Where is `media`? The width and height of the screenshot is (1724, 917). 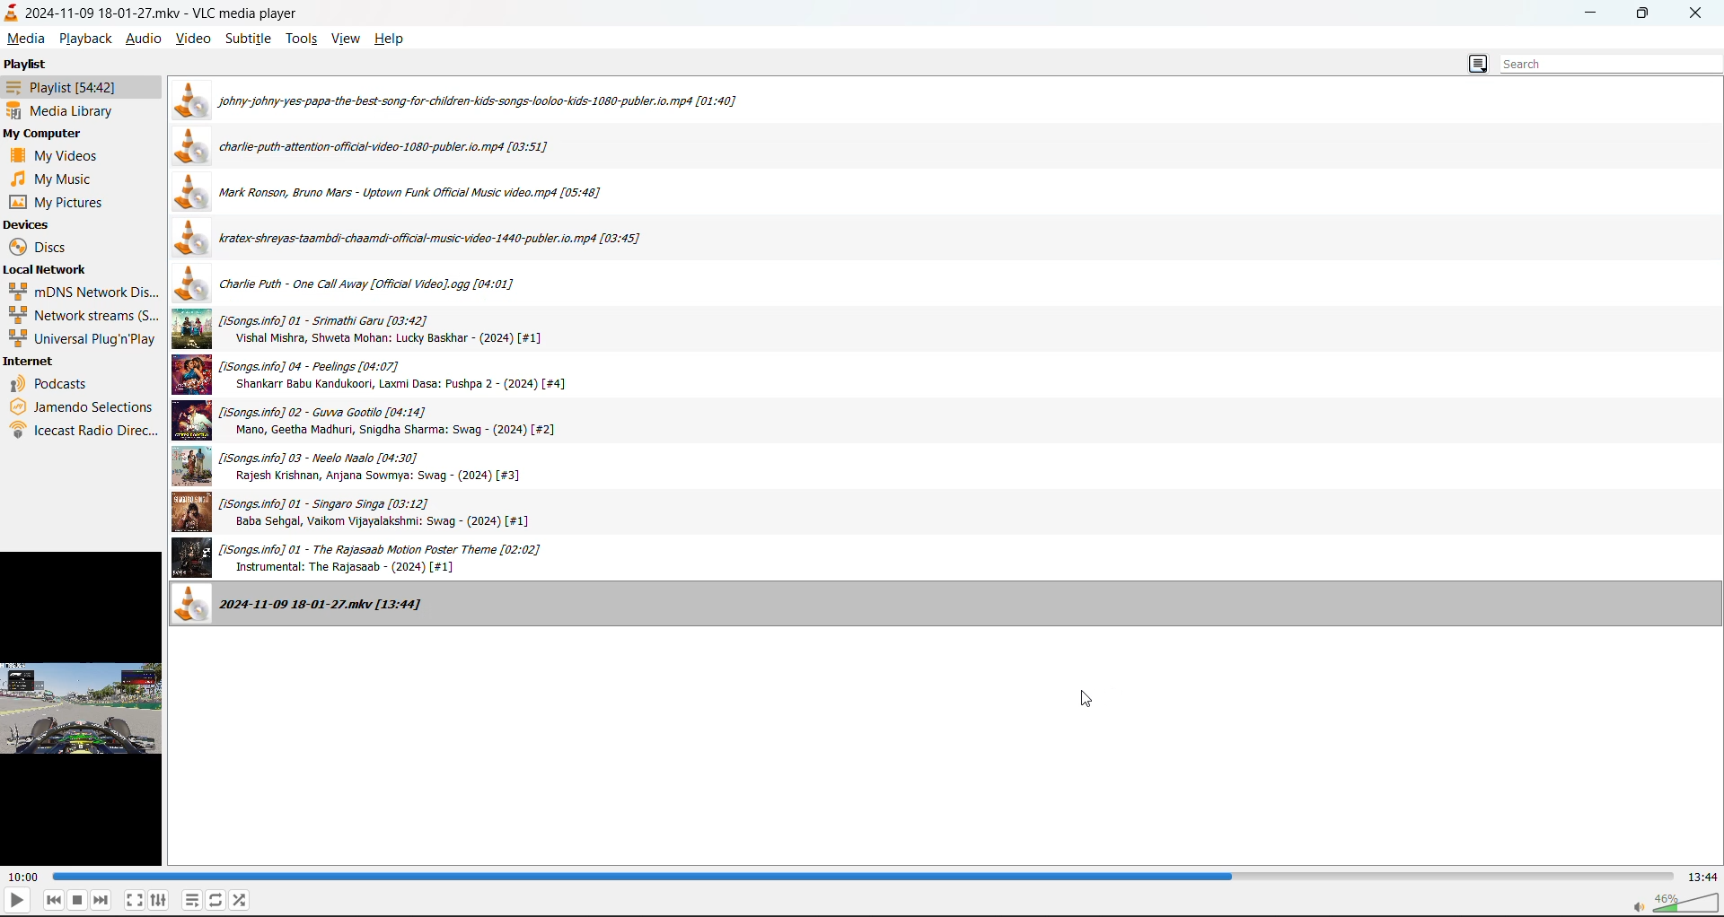 media is located at coordinates (22, 39).